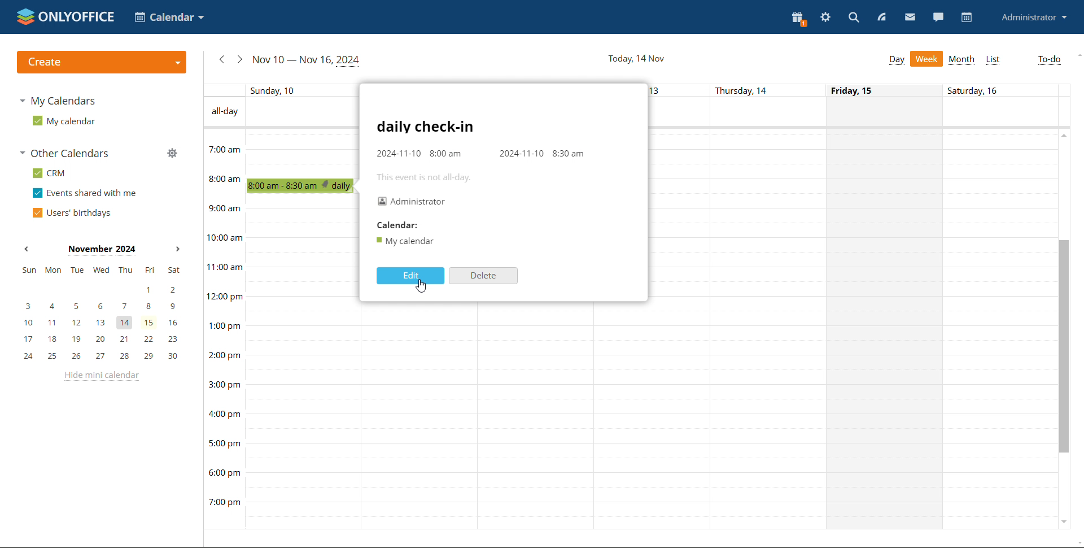 This screenshot has height=548, width=1084. What do you see at coordinates (409, 276) in the screenshot?
I see `edit` at bounding box center [409, 276].